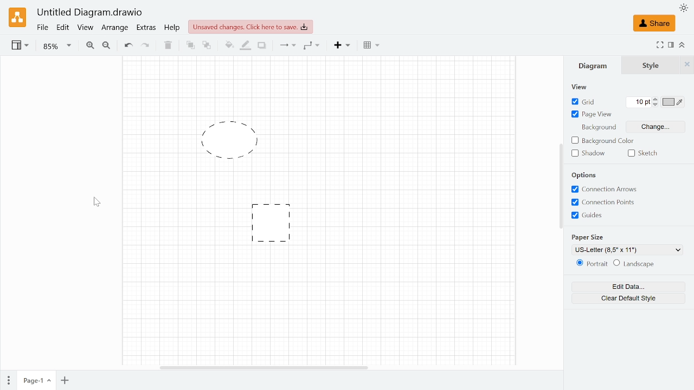 Image resolution: width=694 pixels, height=390 pixels. What do you see at coordinates (65, 381) in the screenshot?
I see `Add oage` at bounding box center [65, 381].